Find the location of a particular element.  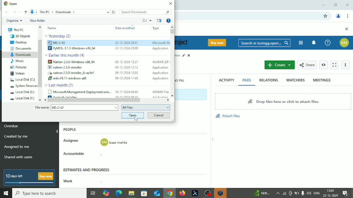

All files is located at coordinates (146, 107).